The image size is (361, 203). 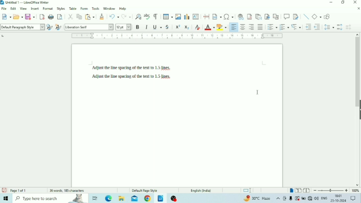 I want to click on Google Chrome, so click(x=147, y=198).